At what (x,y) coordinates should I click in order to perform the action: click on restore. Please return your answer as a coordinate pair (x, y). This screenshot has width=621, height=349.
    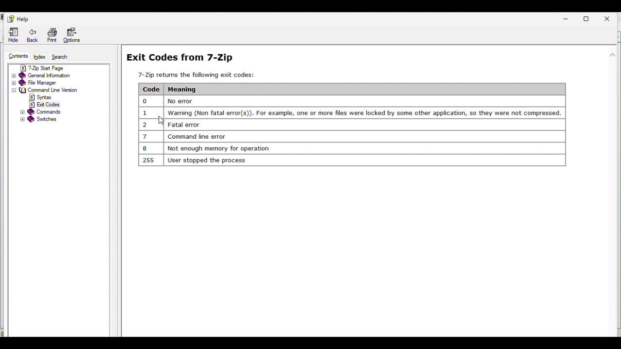
    Looking at the image, I should click on (591, 17).